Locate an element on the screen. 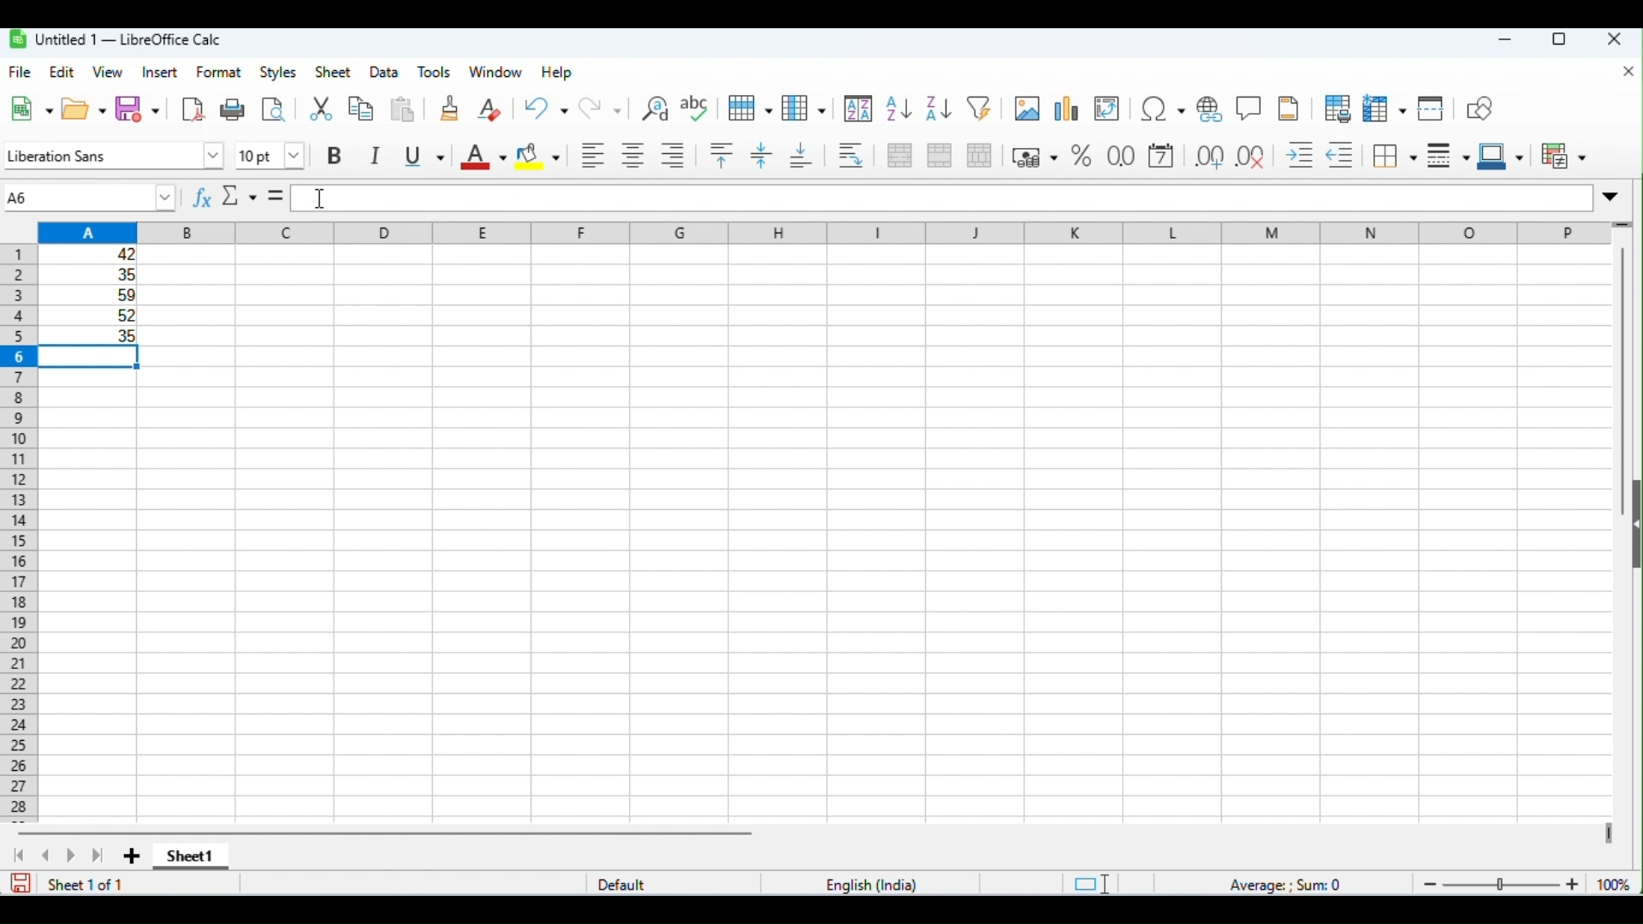 This screenshot has width=1643, height=924. maximize is located at coordinates (1559, 40).